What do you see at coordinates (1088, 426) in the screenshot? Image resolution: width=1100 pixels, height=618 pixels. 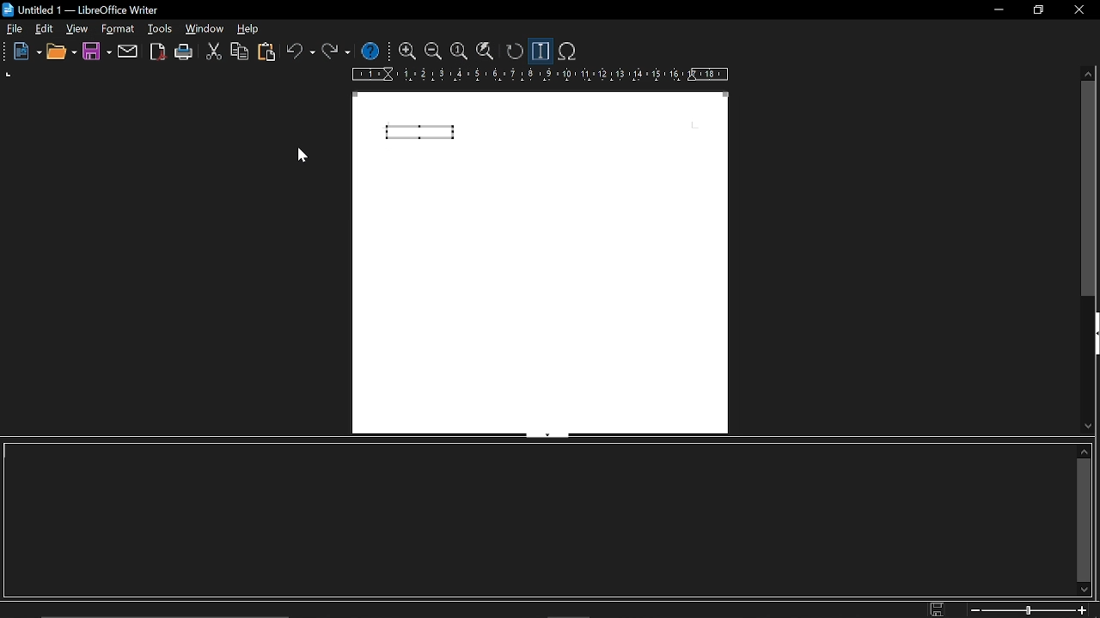 I see `move down` at bounding box center [1088, 426].